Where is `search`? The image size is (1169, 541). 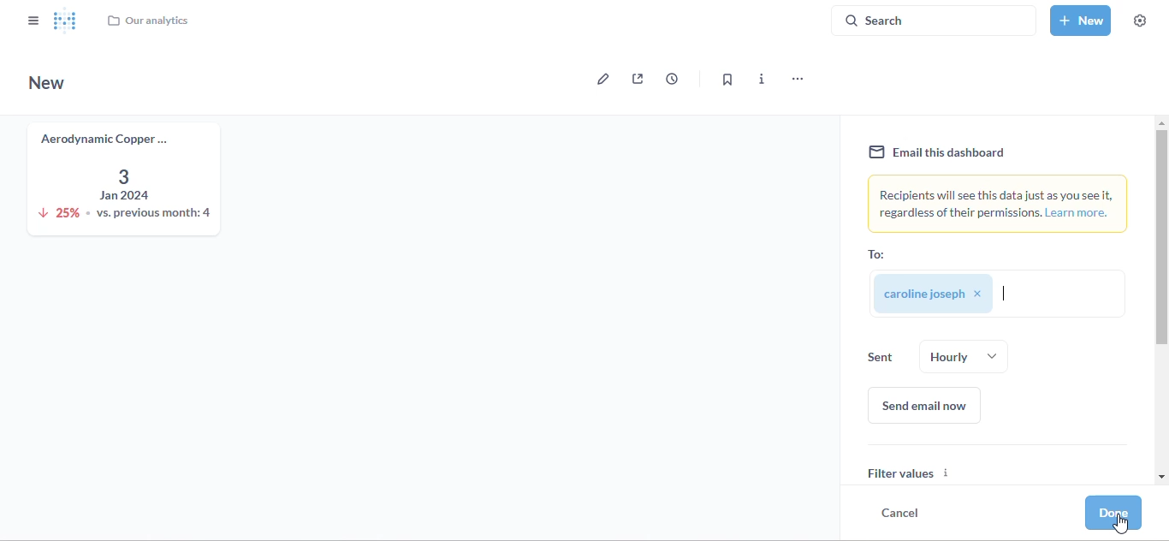 search is located at coordinates (934, 20).